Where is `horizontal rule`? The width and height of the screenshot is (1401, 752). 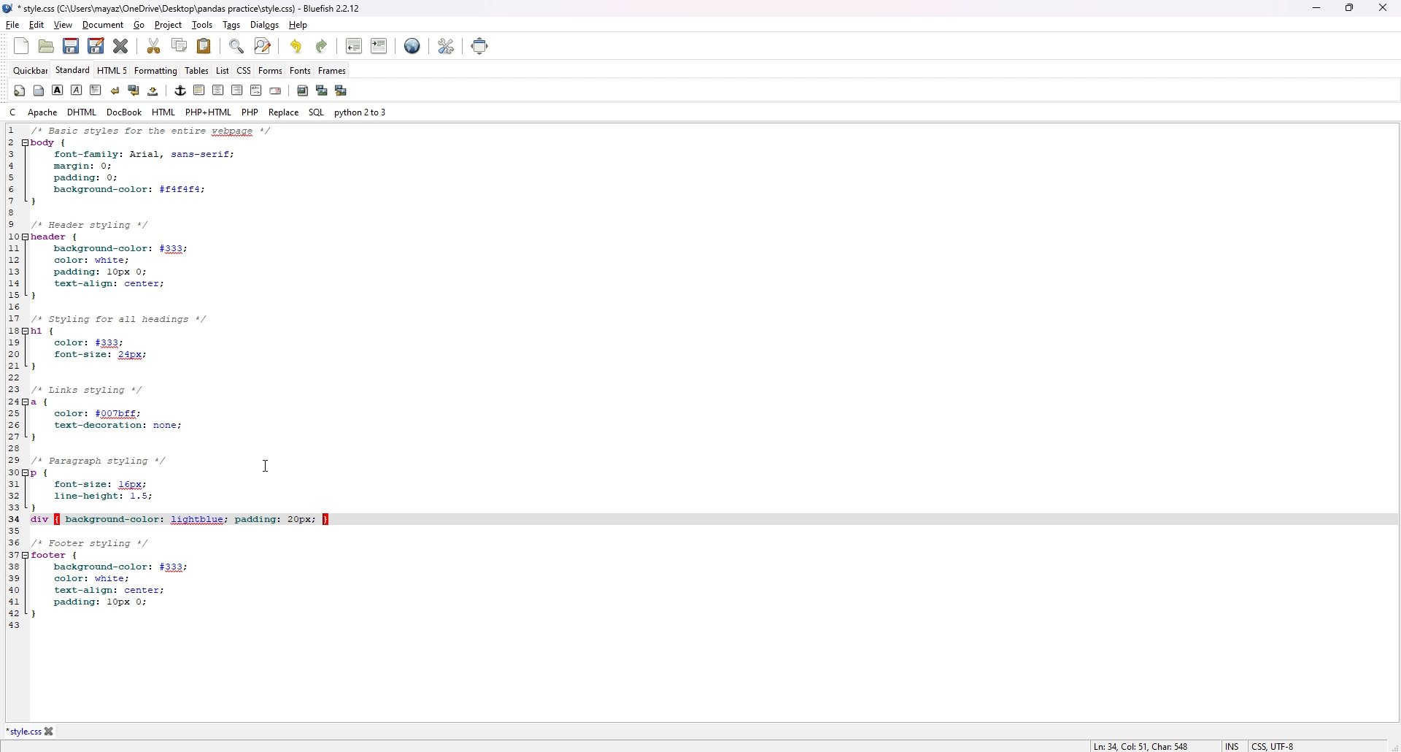
horizontal rule is located at coordinates (199, 90).